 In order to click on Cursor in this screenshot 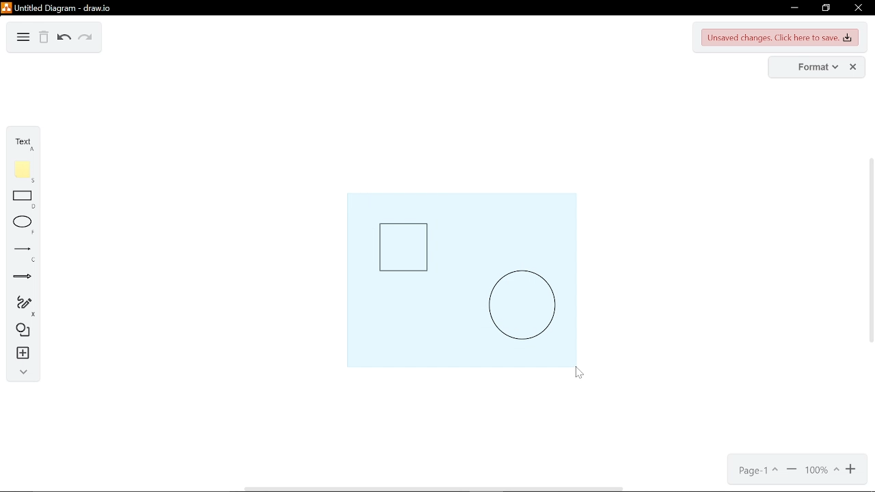, I will do `click(582, 376)`.